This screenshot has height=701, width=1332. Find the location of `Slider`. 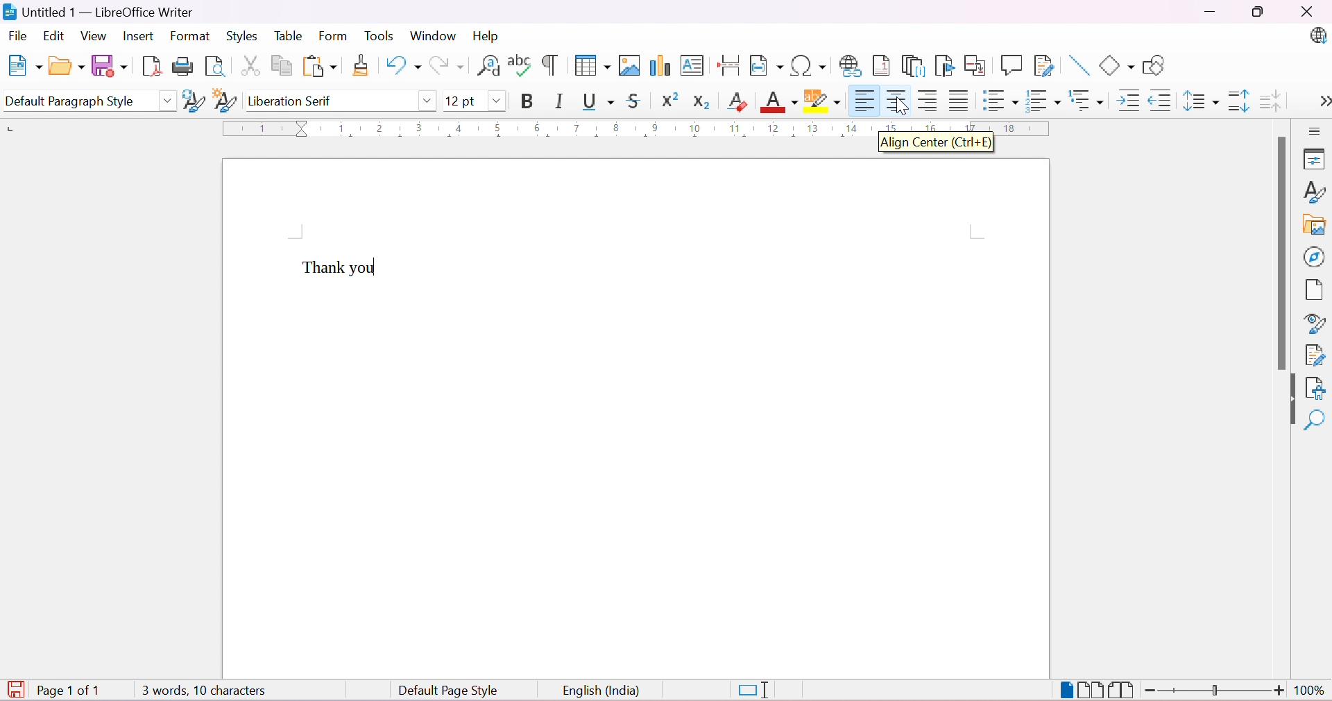

Slider is located at coordinates (1216, 691).